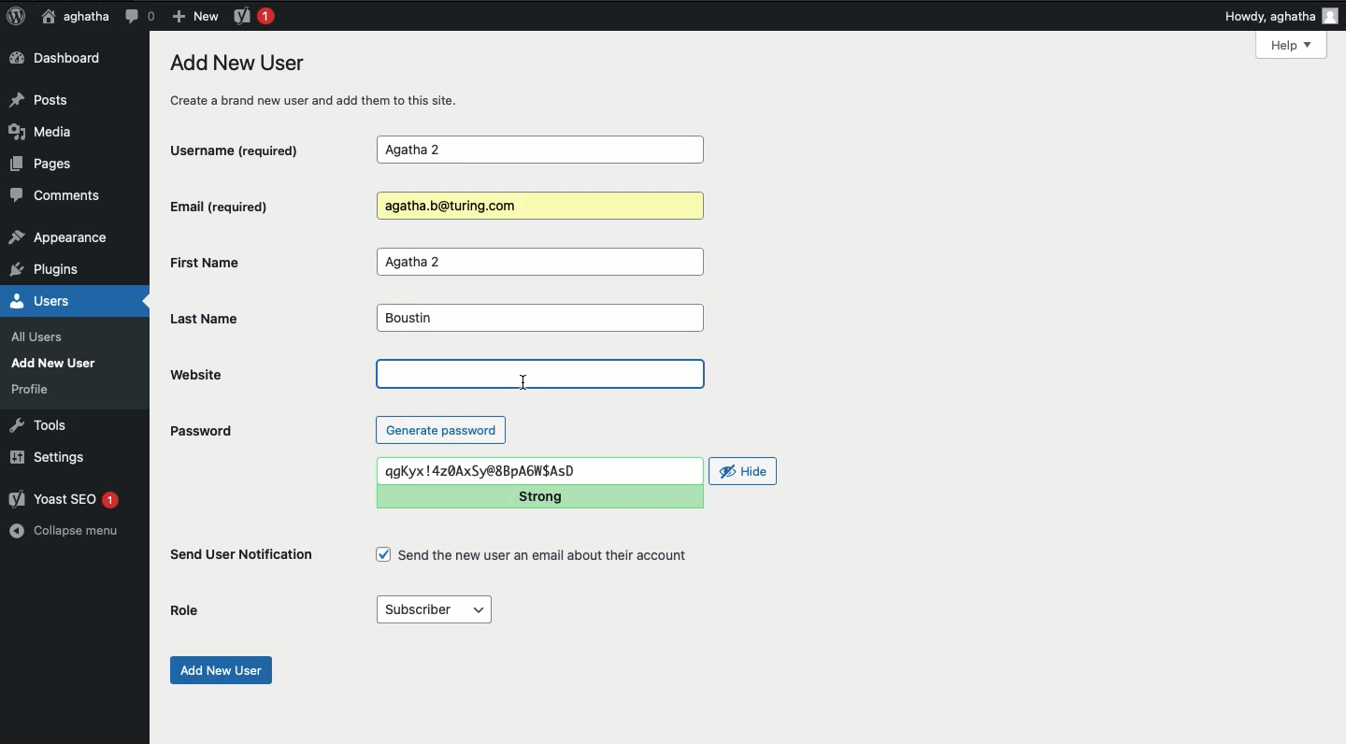 This screenshot has height=744, width=1346. Describe the element at coordinates (538, 470) in the screenshot. I see `qgKyx !4z0AxSy@8BpAGNSAsSD` at that location.